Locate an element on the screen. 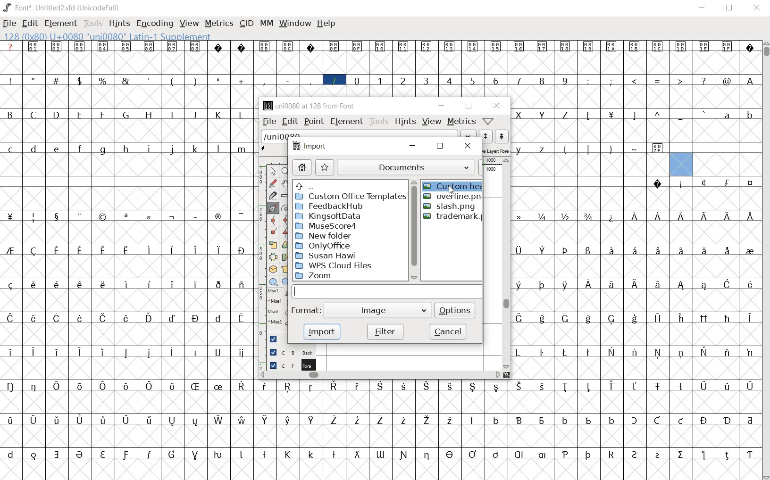  glyph is located at coordinates (566, 421).